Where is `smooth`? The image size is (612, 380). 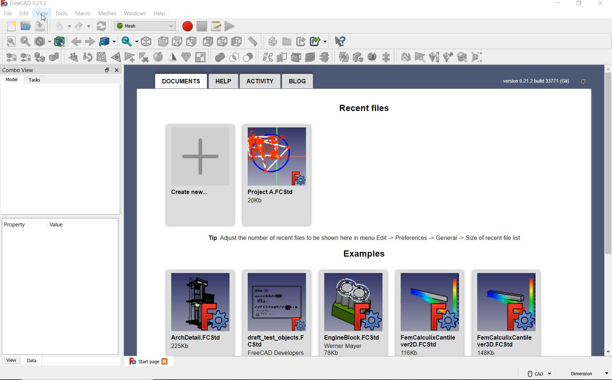
smooth is located at coordinates (159, 57).